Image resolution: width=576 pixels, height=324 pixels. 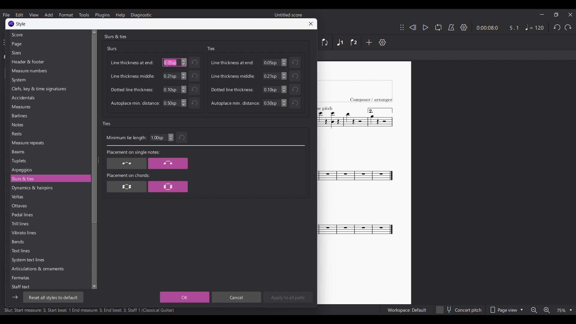 What do you see at coordinates (103, 15) in the screenshot?
I see `Plugins menu` at bounding box center [103, 15].